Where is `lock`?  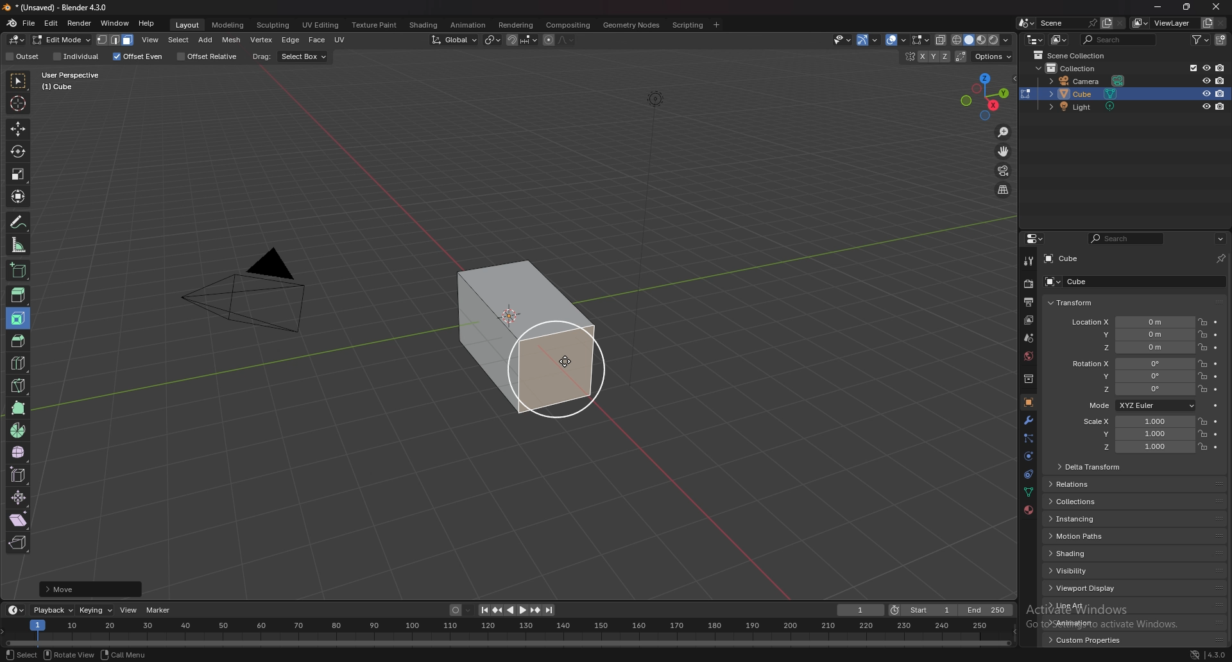
lock is located at coordinates (1202, 421).